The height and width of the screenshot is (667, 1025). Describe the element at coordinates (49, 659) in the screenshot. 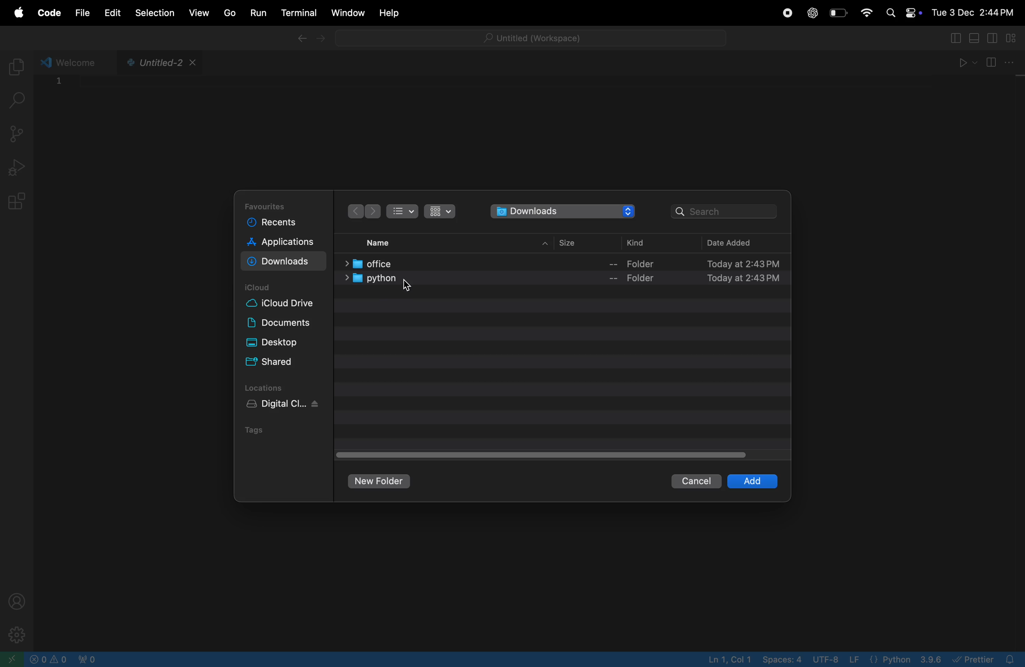

I see `no problems` at that location.